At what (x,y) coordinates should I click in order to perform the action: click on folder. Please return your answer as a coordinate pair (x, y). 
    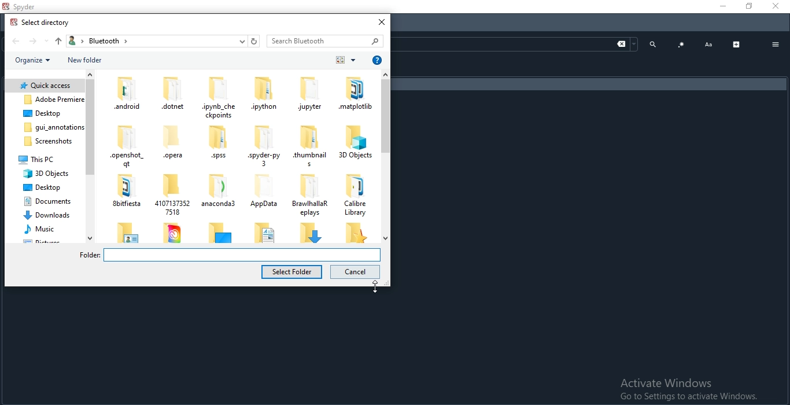
    Looking at the image, I should click on (227, 255).